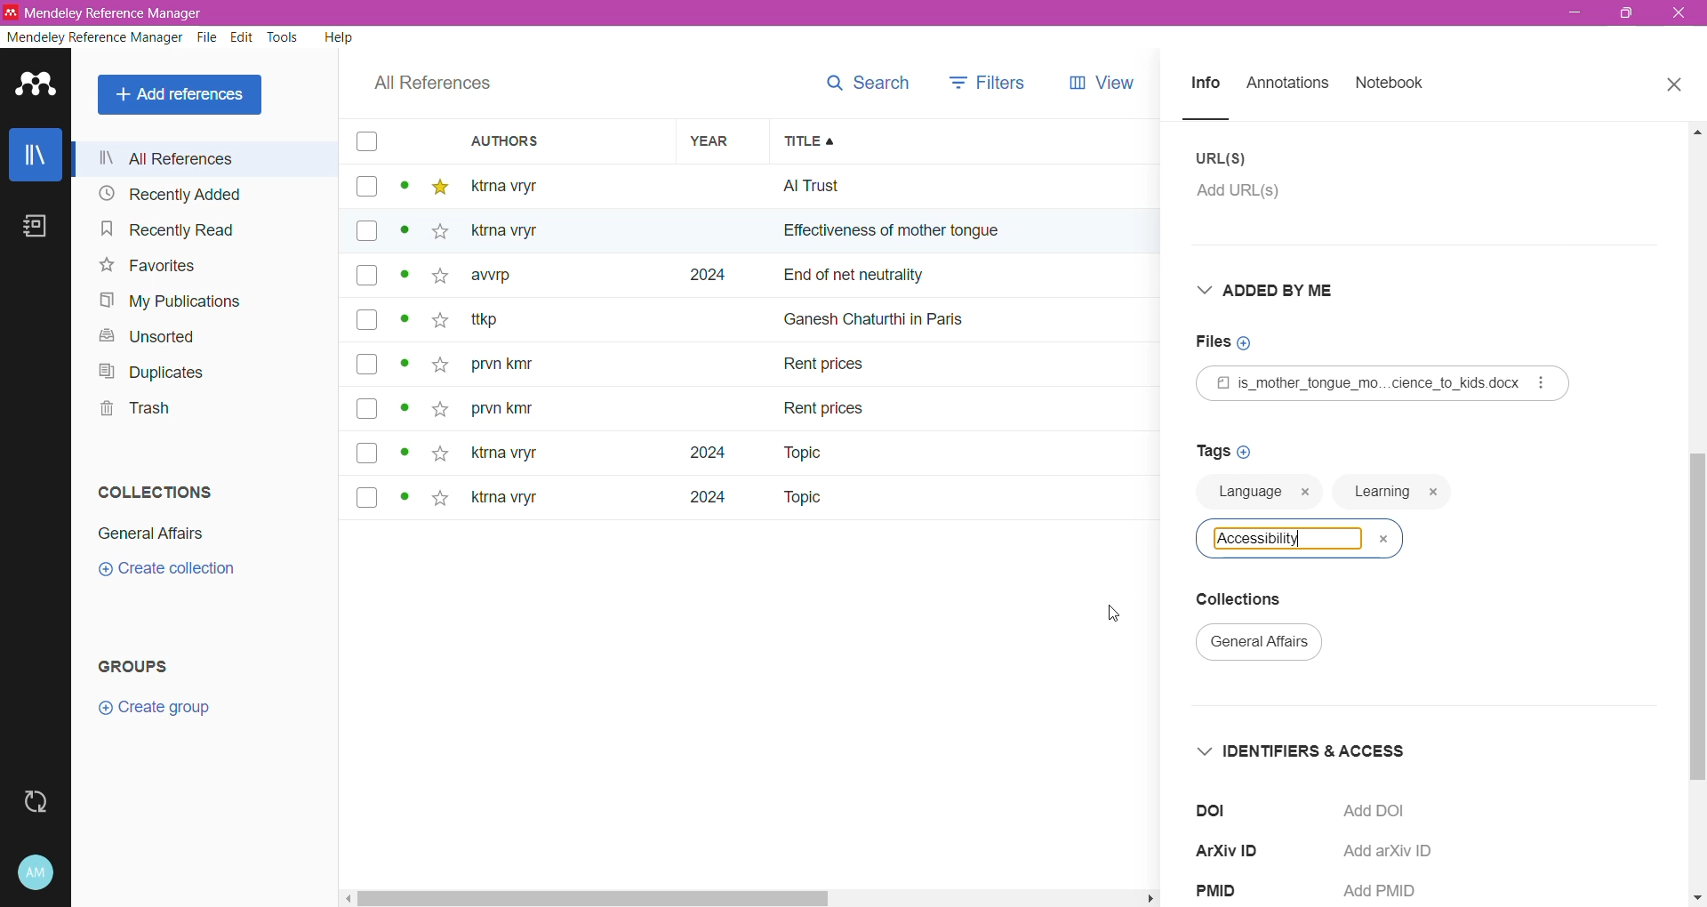  Describe the element at coordinates (827, 405) in the screenshot. I see `rent prices ` at that location.